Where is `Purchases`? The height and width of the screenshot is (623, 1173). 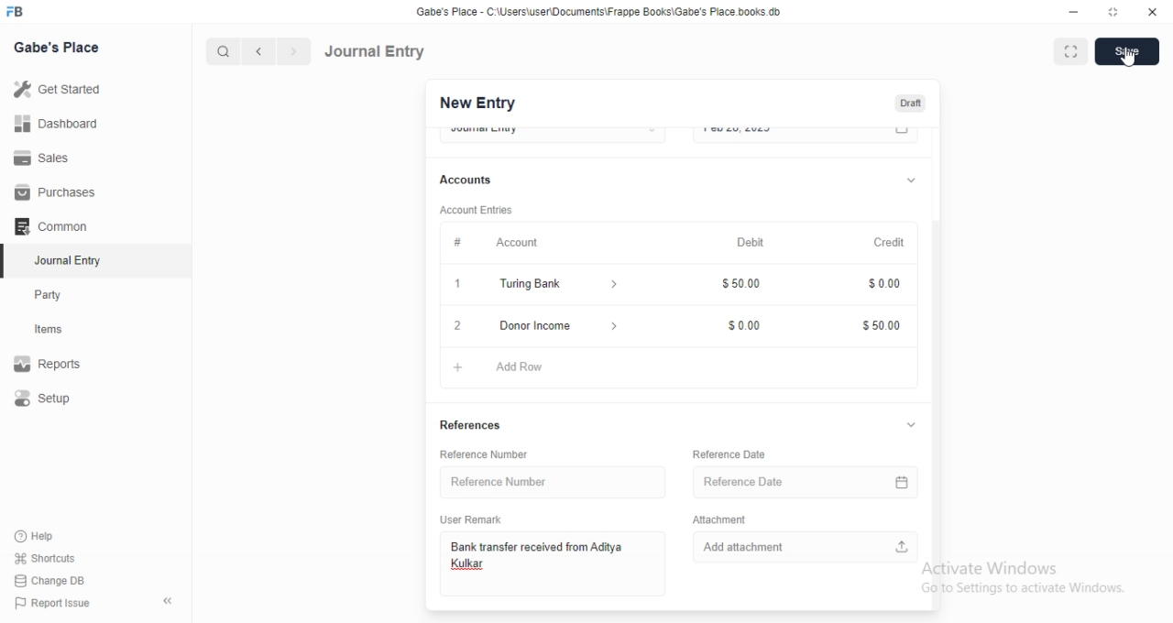 Purchases is located at coordinates (58, 192).